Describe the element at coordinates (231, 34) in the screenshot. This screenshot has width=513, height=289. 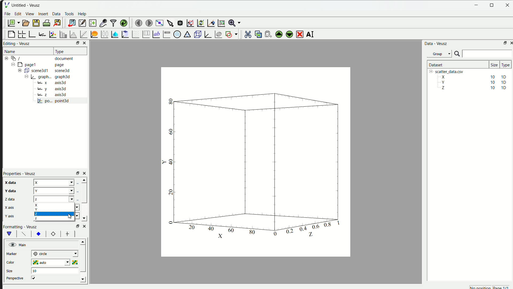
I see `add the shap to the plot` at that location.